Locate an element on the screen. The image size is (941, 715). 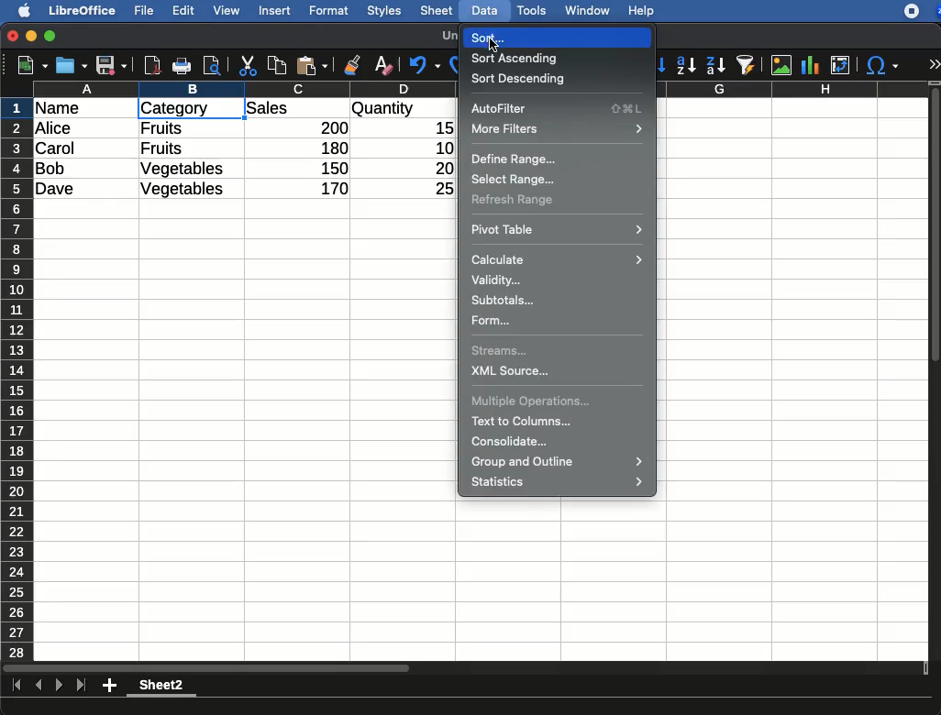
column is located at coordinates (245, 89).